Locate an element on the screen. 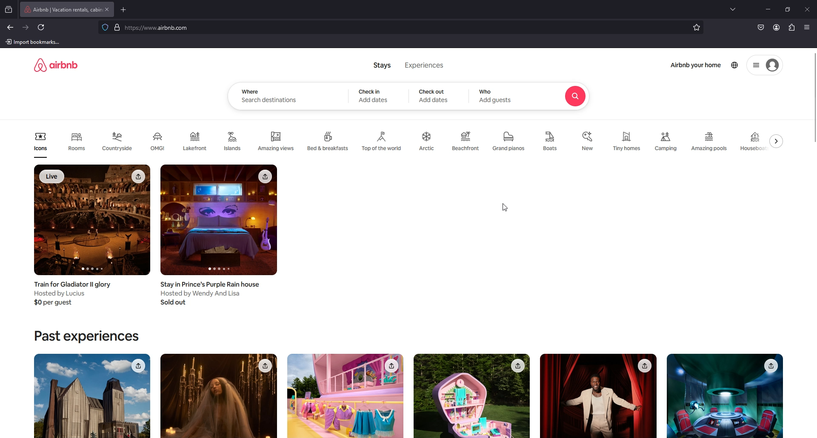 The image size is (817, 438). Top of the world is located at coordinates (383, 142).